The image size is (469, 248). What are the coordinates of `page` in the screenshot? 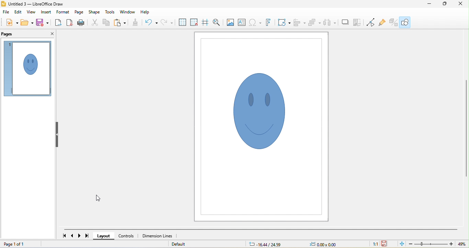 It's located at (78, 12).